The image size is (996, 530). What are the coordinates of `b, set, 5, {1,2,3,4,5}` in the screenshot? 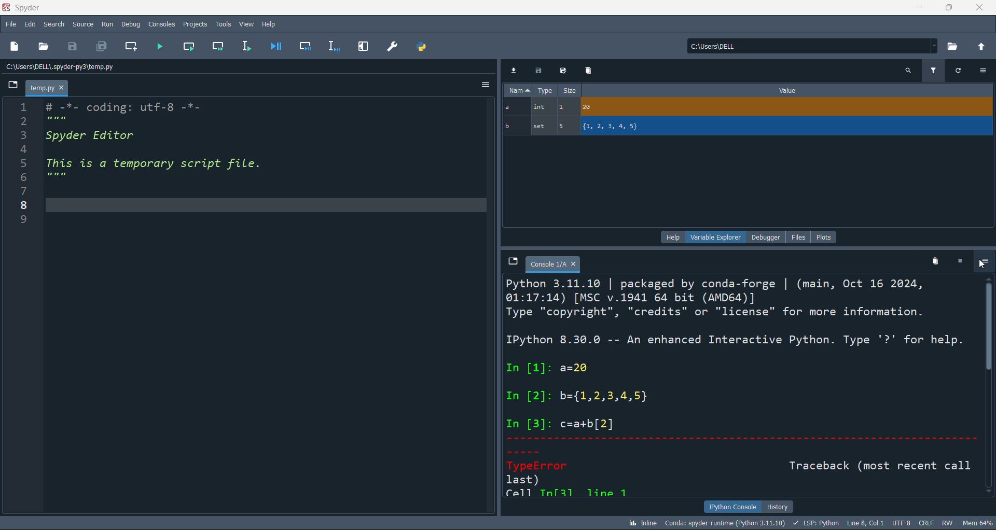 It's located at (749, 127).